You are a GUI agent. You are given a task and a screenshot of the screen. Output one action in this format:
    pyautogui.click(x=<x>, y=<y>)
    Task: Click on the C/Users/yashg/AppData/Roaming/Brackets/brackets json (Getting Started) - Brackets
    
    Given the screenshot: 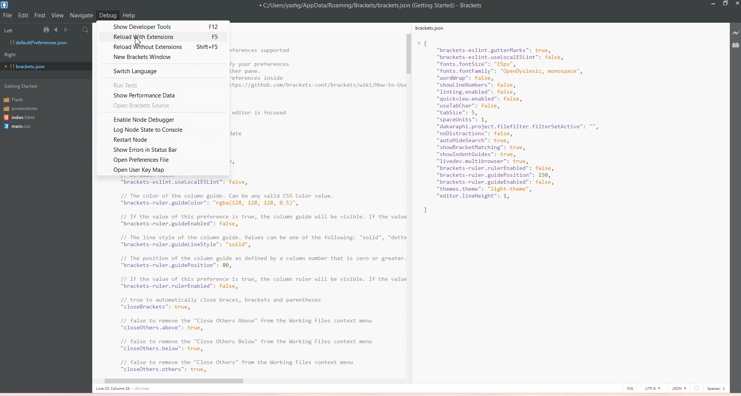 What is the action you would take?
    pyautogui.click(x=376, y=6)
    